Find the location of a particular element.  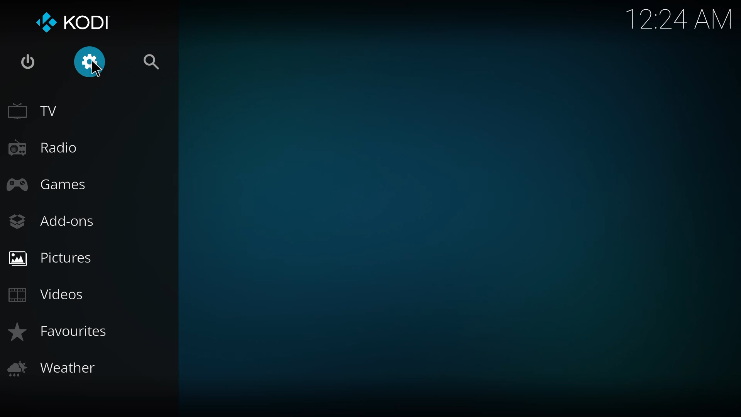

time is located at coordinates (677, 20).